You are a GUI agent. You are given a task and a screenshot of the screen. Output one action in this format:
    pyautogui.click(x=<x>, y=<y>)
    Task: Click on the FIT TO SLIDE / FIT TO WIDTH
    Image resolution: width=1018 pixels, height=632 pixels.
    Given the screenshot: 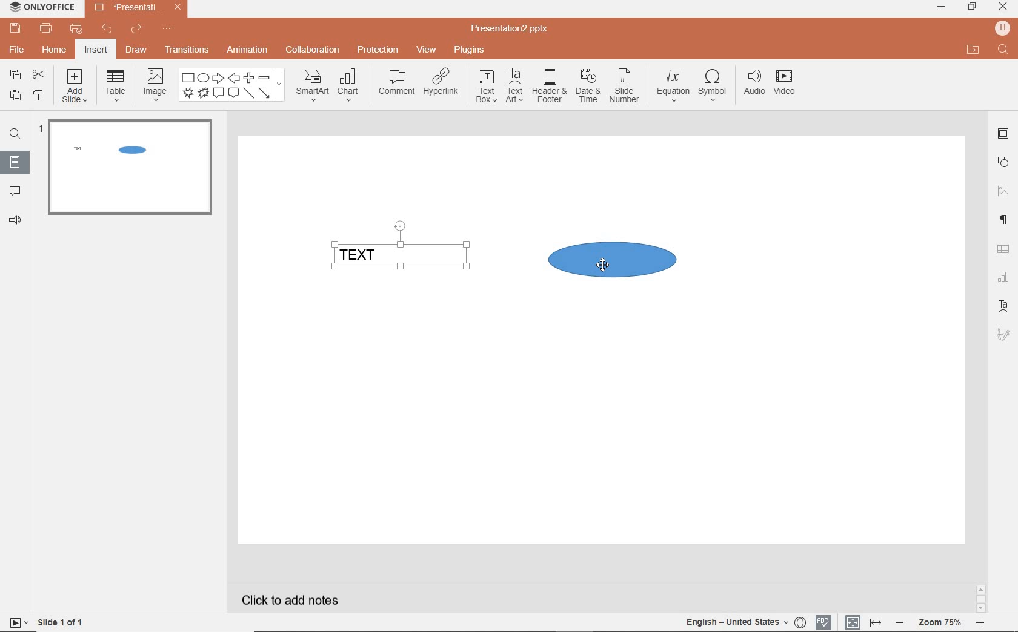 What is the action you would take?
    pyautogui.click(x=865, y=621)
    